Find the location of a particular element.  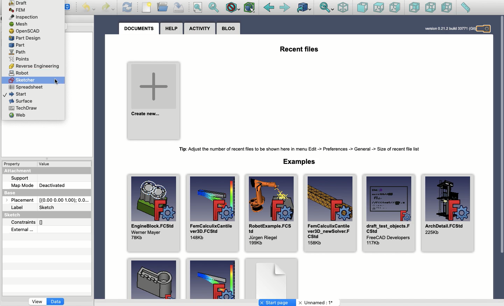

Start page is located at coordinates (277, 302).